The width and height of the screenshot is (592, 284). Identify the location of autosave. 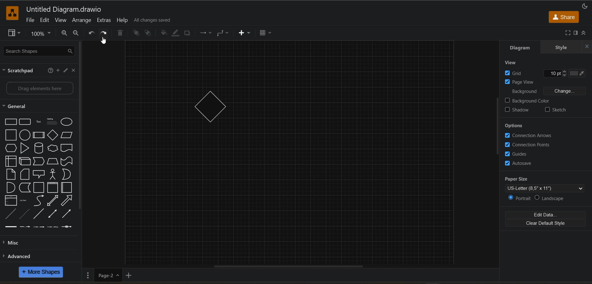
(517, 163).